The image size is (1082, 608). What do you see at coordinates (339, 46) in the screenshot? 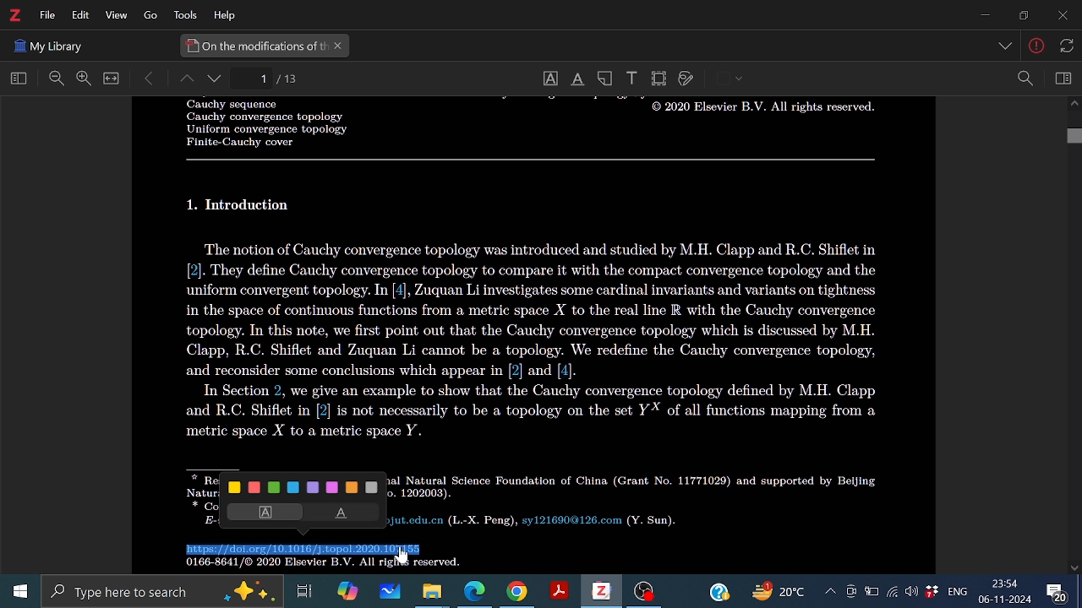
I see `Close current tab` at bounding box center [339, 46].